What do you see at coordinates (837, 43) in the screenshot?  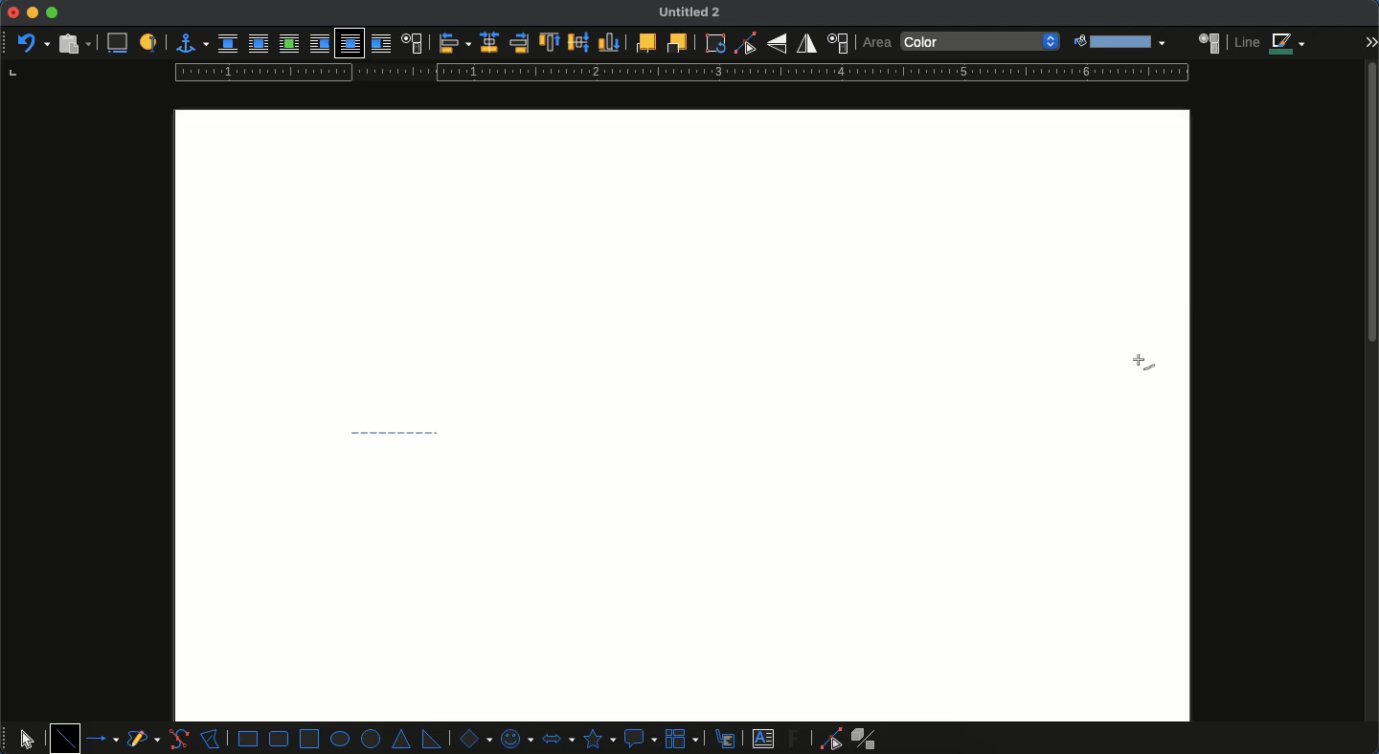 I see `position and size` at bounding box center [837, 43].